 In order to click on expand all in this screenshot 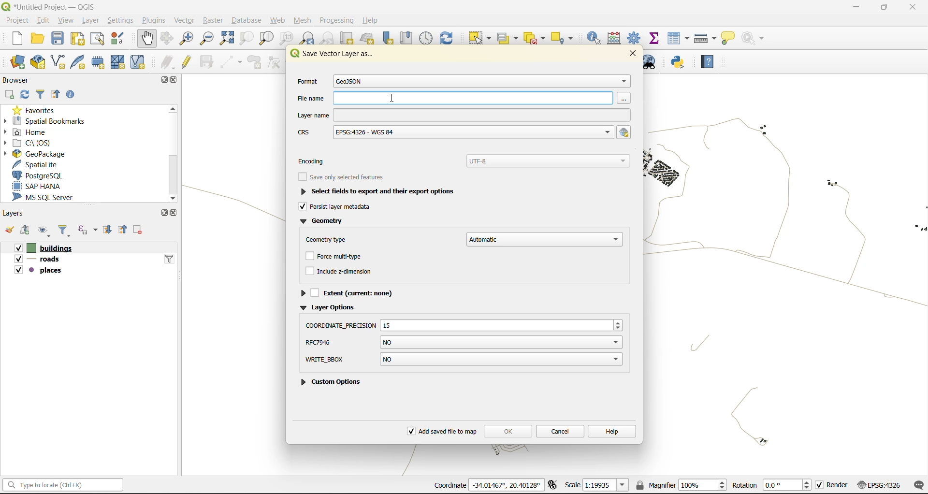, I will do `click(110, 230)`.